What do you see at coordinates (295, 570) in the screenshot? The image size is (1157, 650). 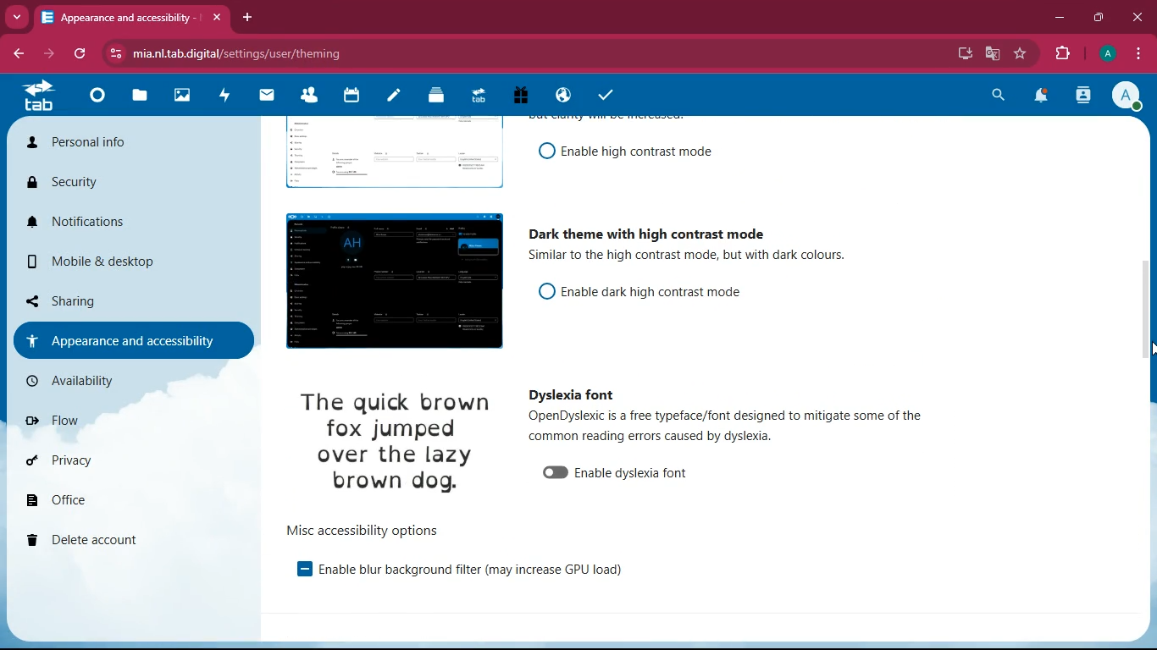 I see `enable` at bounding box center [295, 570].